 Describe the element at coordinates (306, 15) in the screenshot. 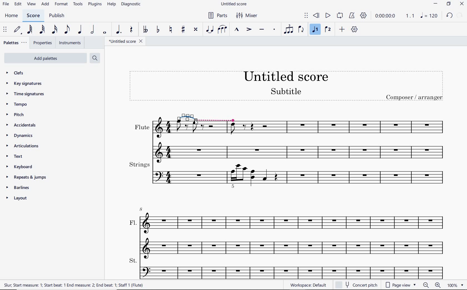

I see `SELECT TO MOVE` at that location.